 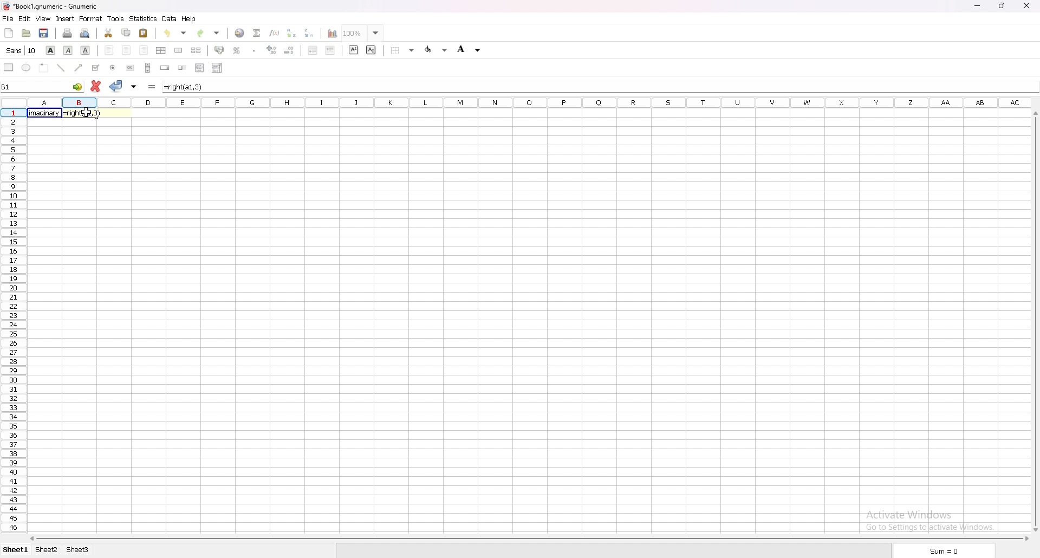 I want to click on sum, so click(x=941, y=551).